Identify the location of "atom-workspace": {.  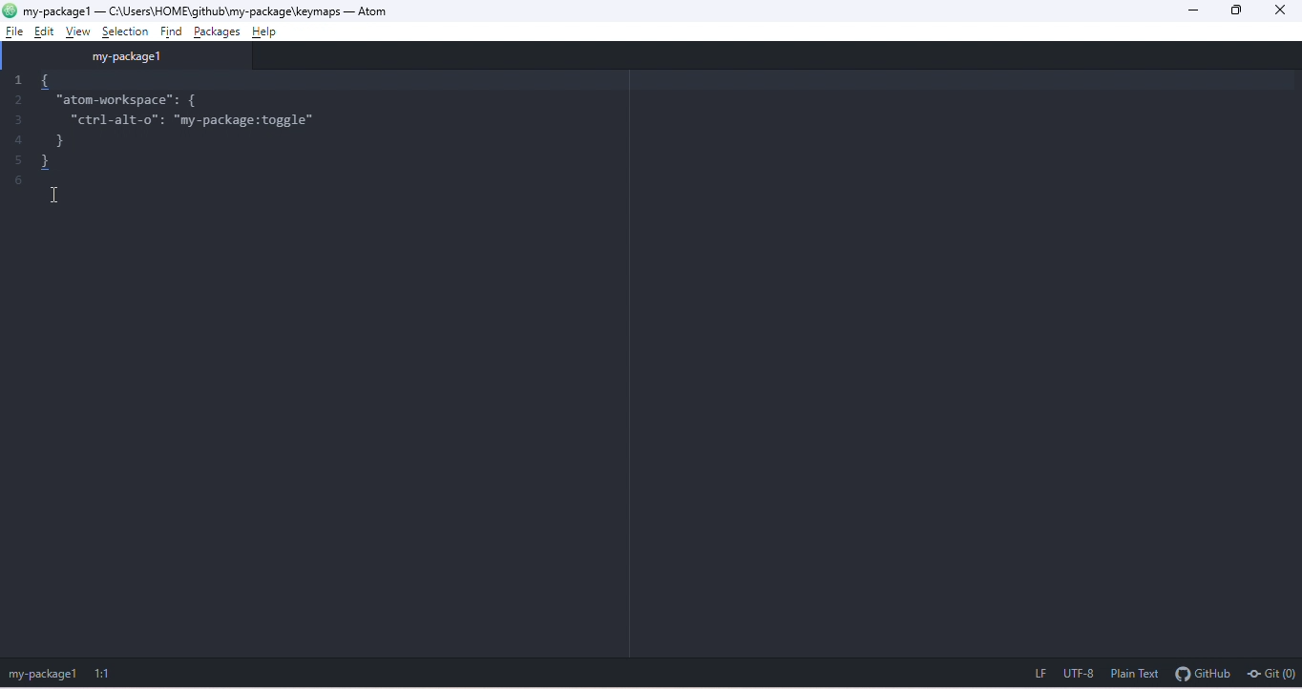
(164, 100).